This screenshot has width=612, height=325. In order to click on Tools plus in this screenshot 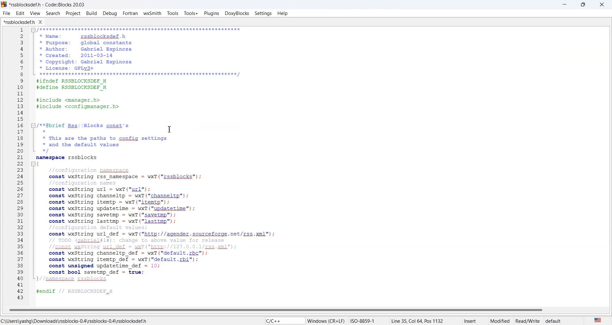, I will do `click(191, 14)`.